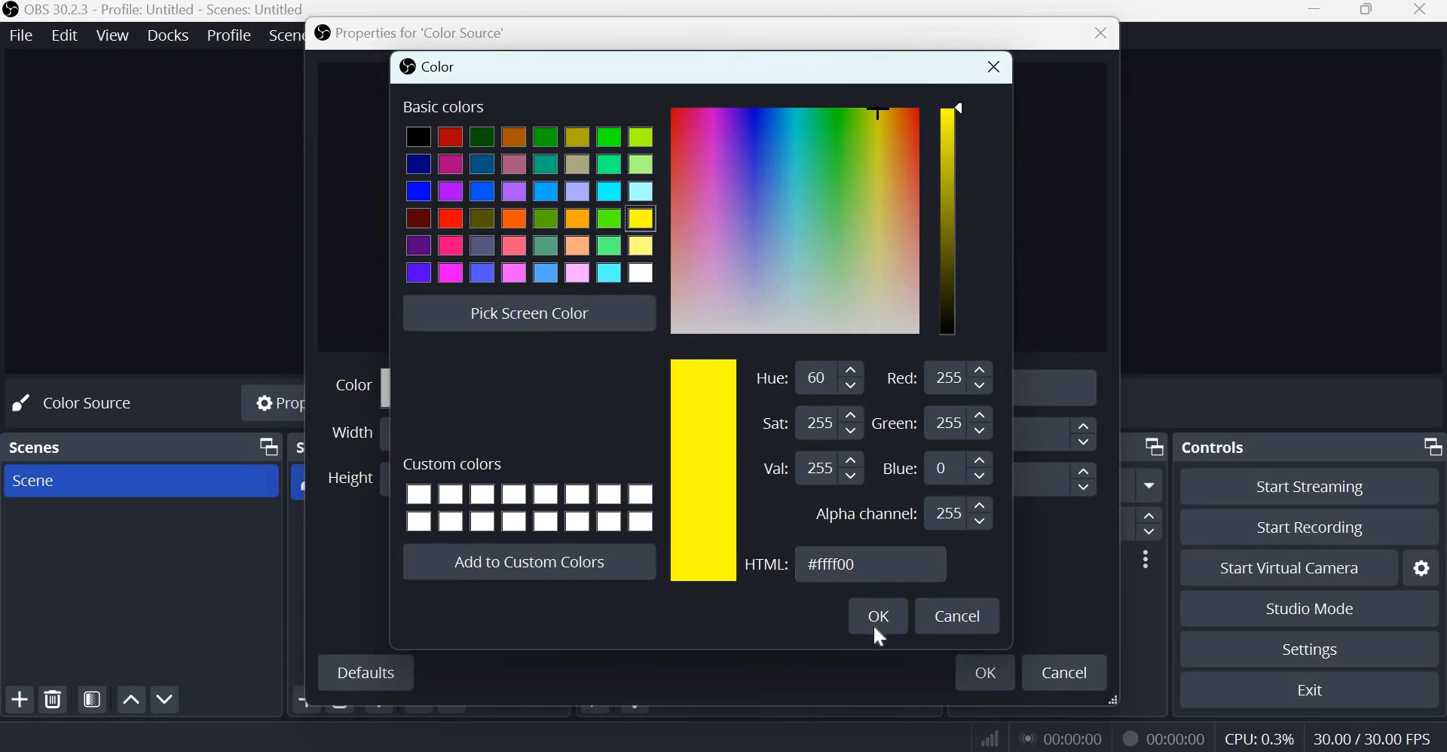  What do you see at coordinates (130, 699) in the screenshot?
I see `Move scene up` at bounding box center [130, 699].